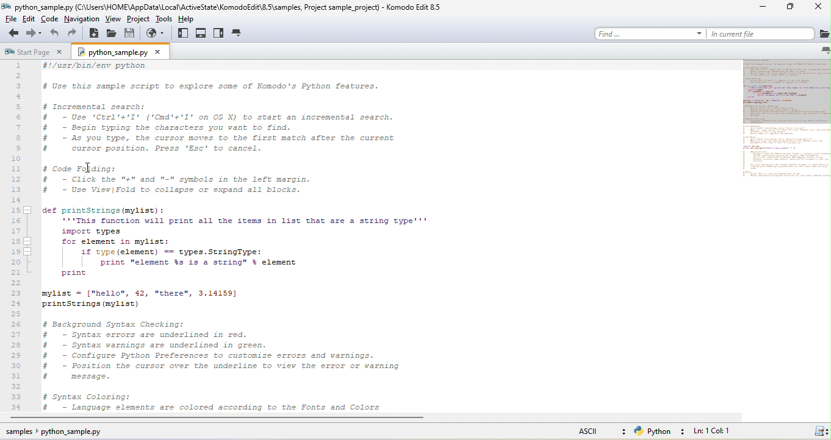 This screenshot has width=831, height=440. I want to click on start page, so click(37, 52).